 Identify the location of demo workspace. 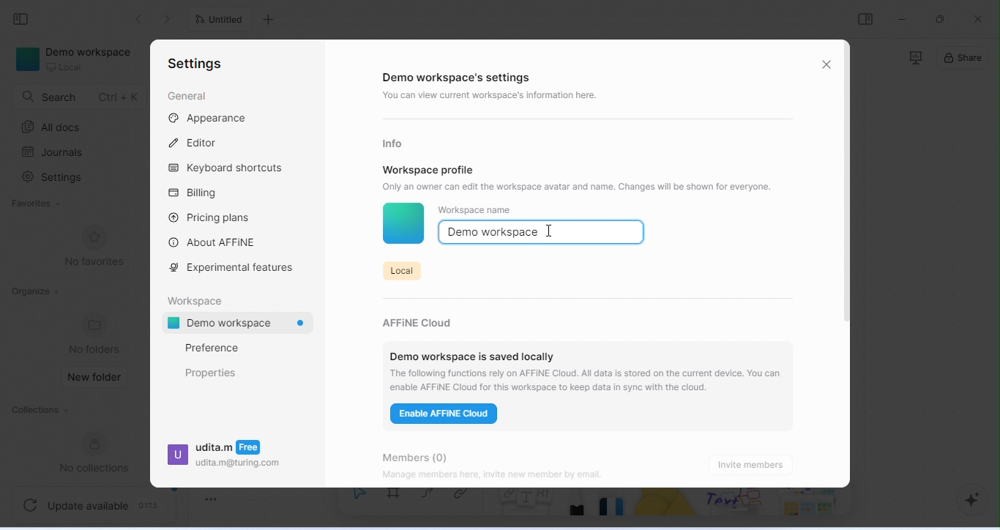
(77, 61).